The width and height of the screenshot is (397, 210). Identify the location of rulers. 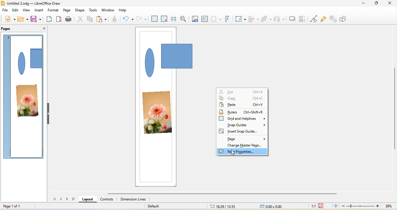
(243, 111).